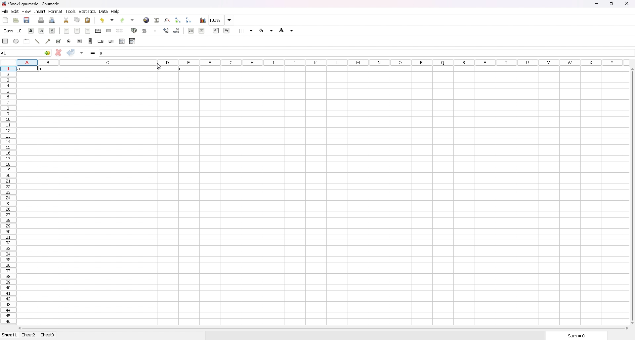 This screenshot has height=340, width=635. I want to click on decrease decimals, so click(177, 30).